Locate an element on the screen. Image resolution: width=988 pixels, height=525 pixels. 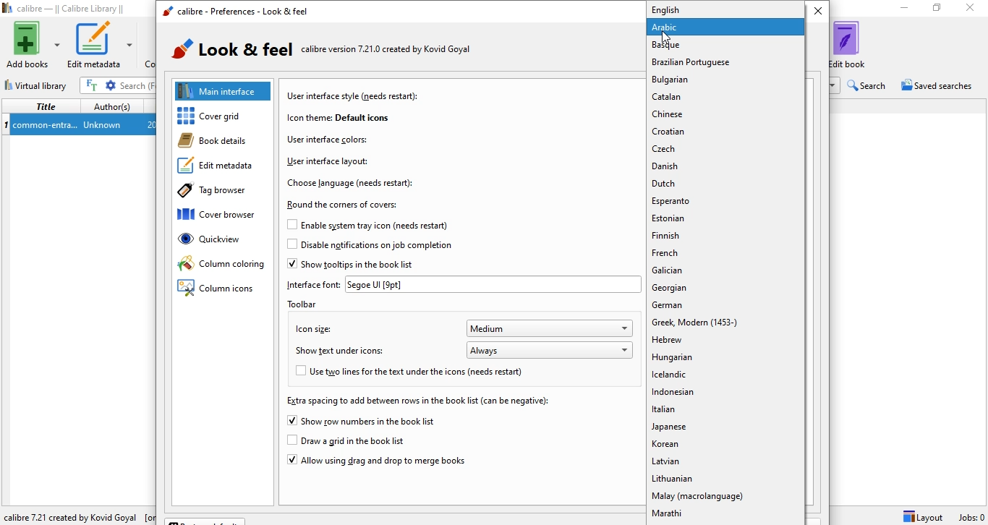
latvian is located at coordinates (726, 463).